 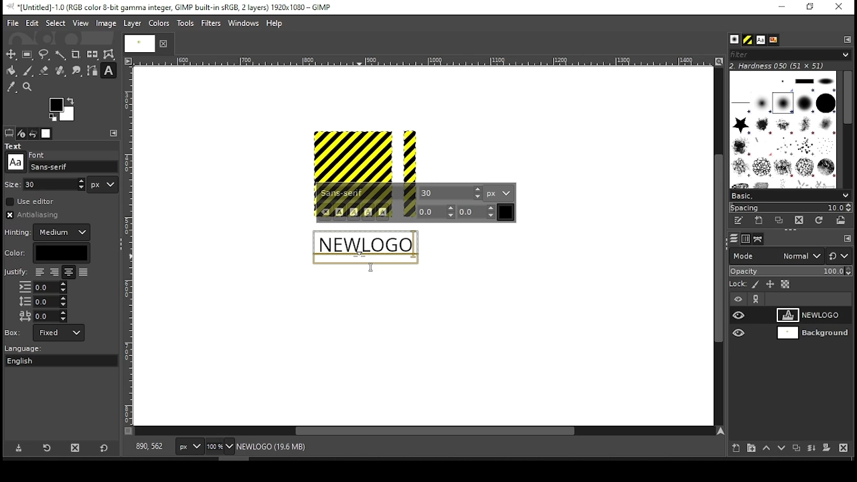 What do you see at coordinates (838, 257) in the screenshot?
I see `switch to other mode groups` at bounding box center [838, 257].